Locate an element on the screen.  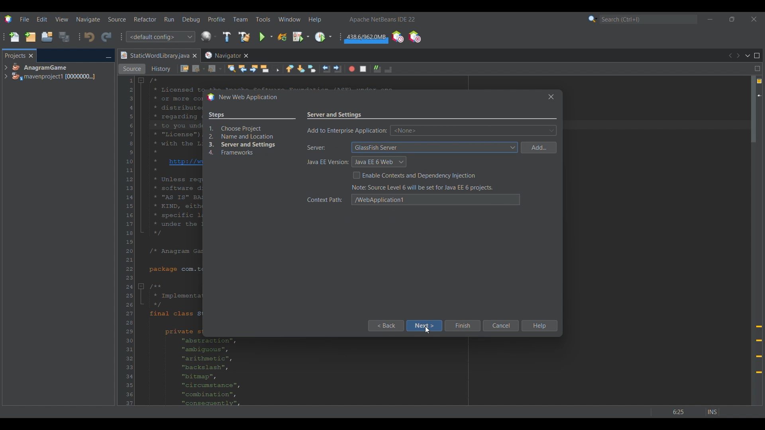
Enterprise application options is located at coordinates (473, 130).